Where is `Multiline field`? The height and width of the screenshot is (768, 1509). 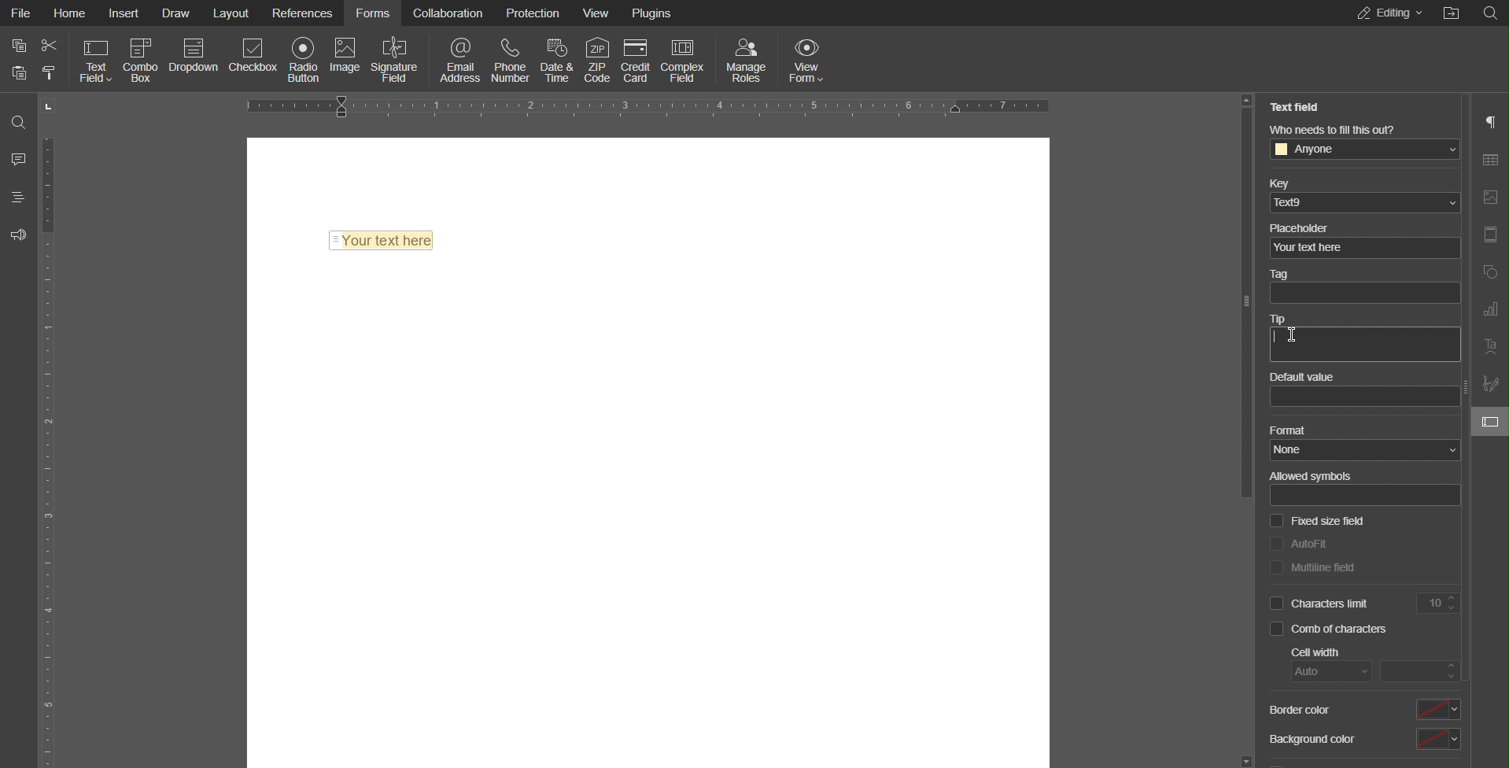 Multiline field is located at coordinates (1323, 566).